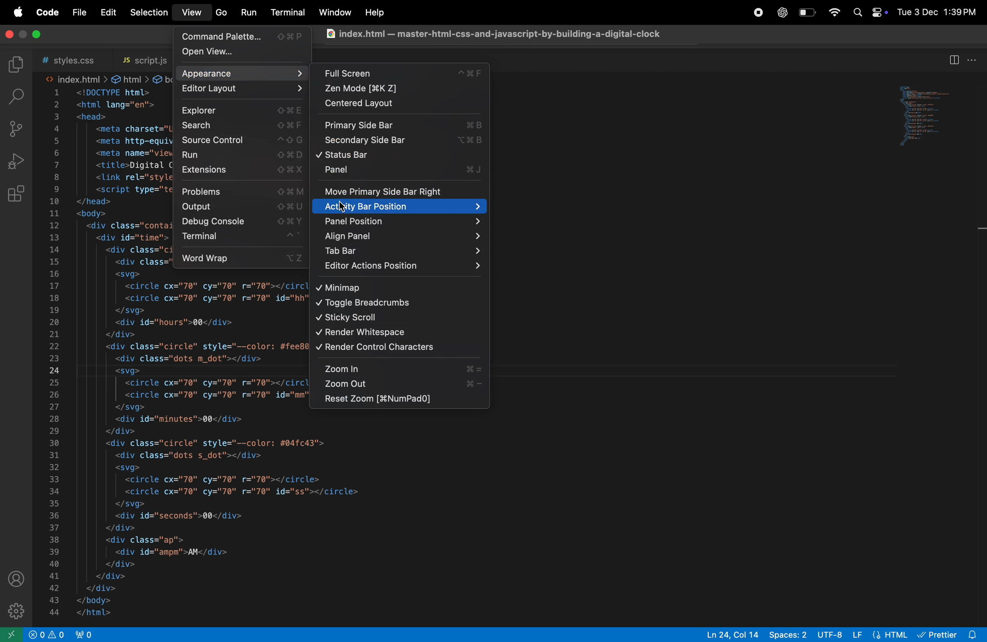 This screenshot has height=642, width=987. What do you see at coordinates (245, 53) in the screenshot?
I see `open view` at bounding box center [245, 53].